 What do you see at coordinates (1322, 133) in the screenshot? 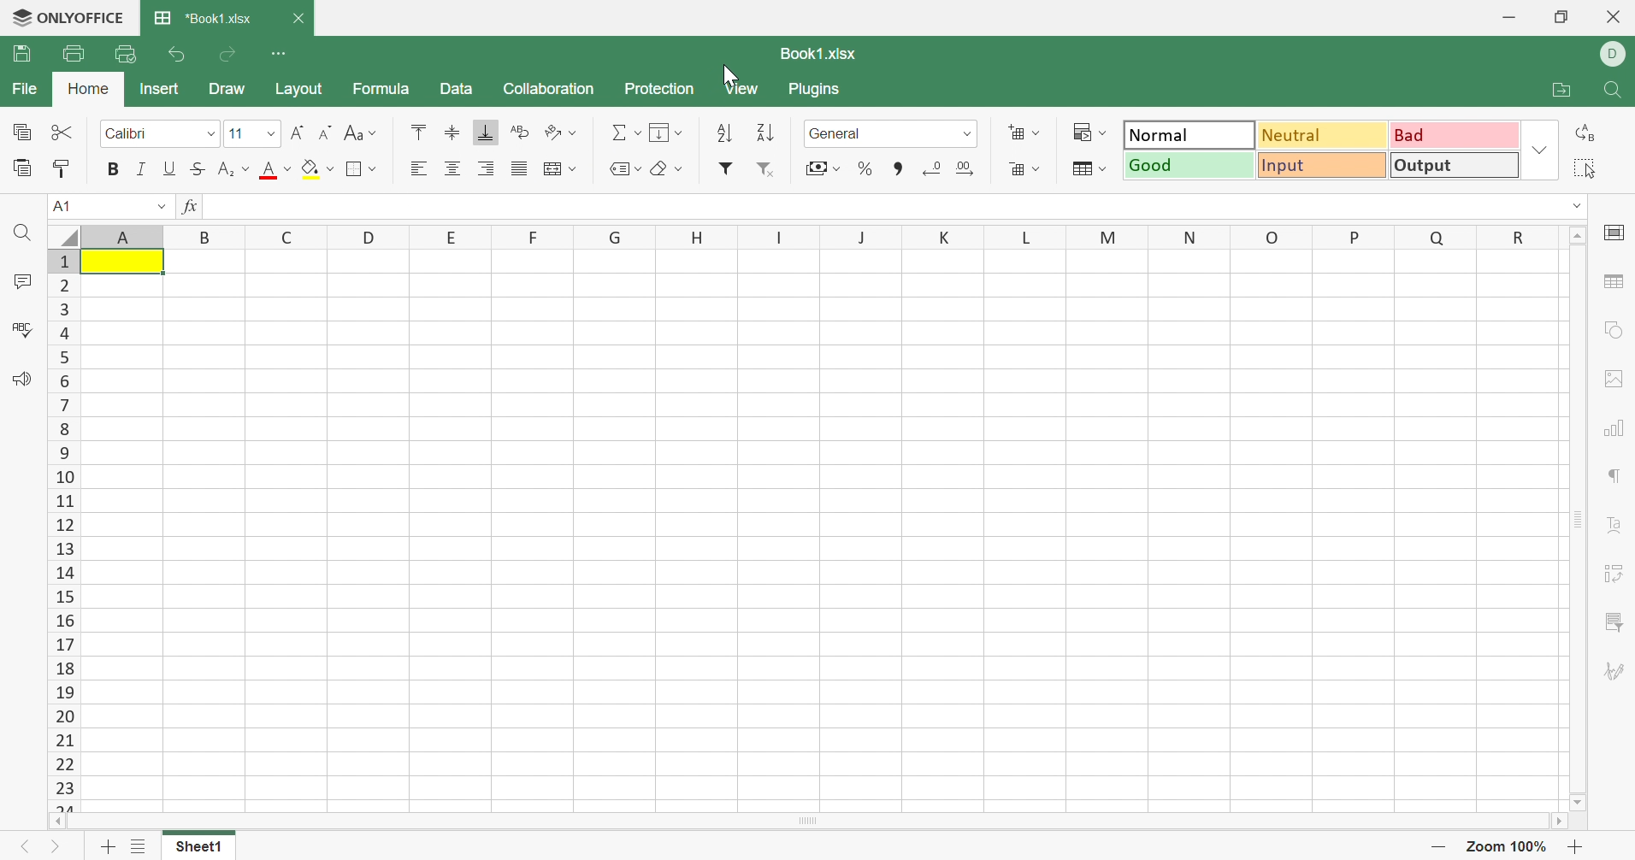
I see `Neutral` at bounding box center [1322, 133].